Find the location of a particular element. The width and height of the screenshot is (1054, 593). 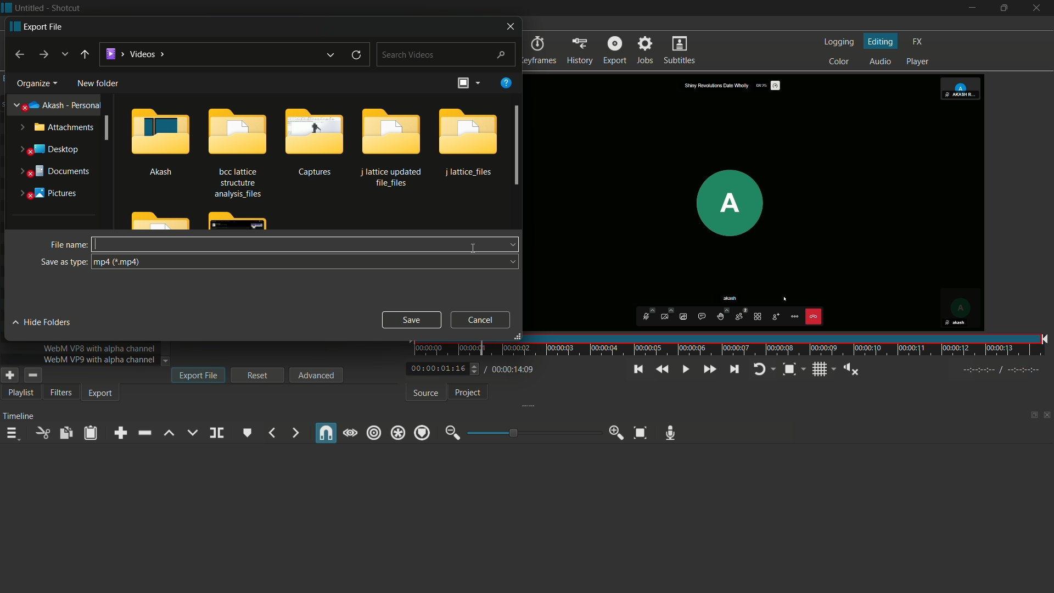

Export is located at coordinates (614, 49).